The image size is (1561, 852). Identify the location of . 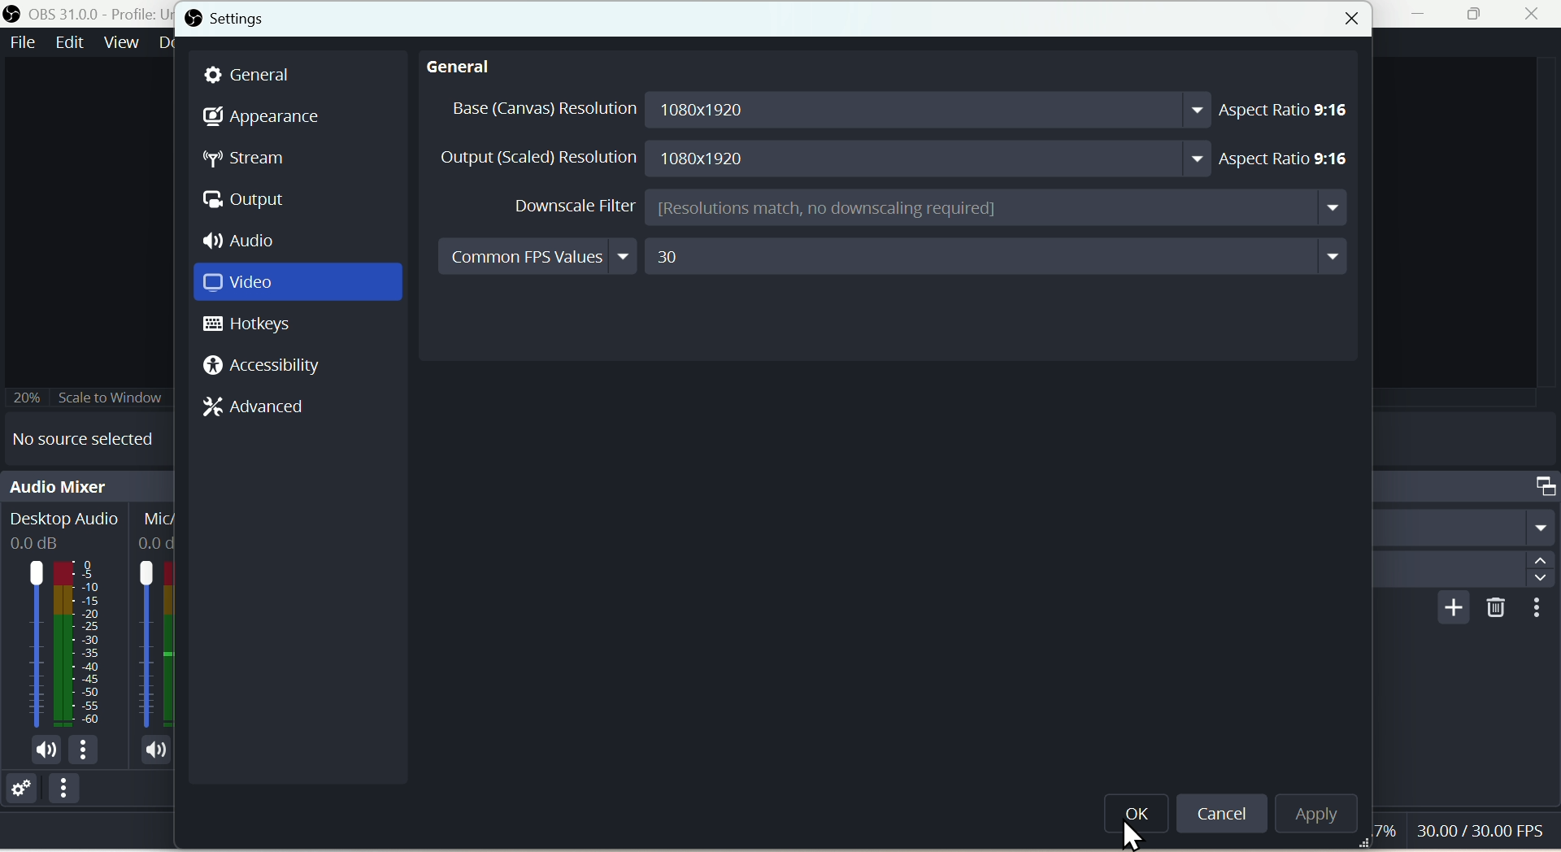
(297, 285).